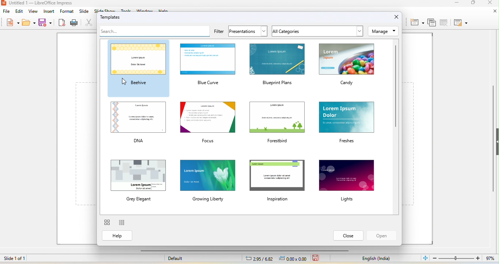 This screenshot has width=499, height=264. What do you see at coordinates (49, 11) in the screenshot?
I see `insert` at bounding box center [49, 11].